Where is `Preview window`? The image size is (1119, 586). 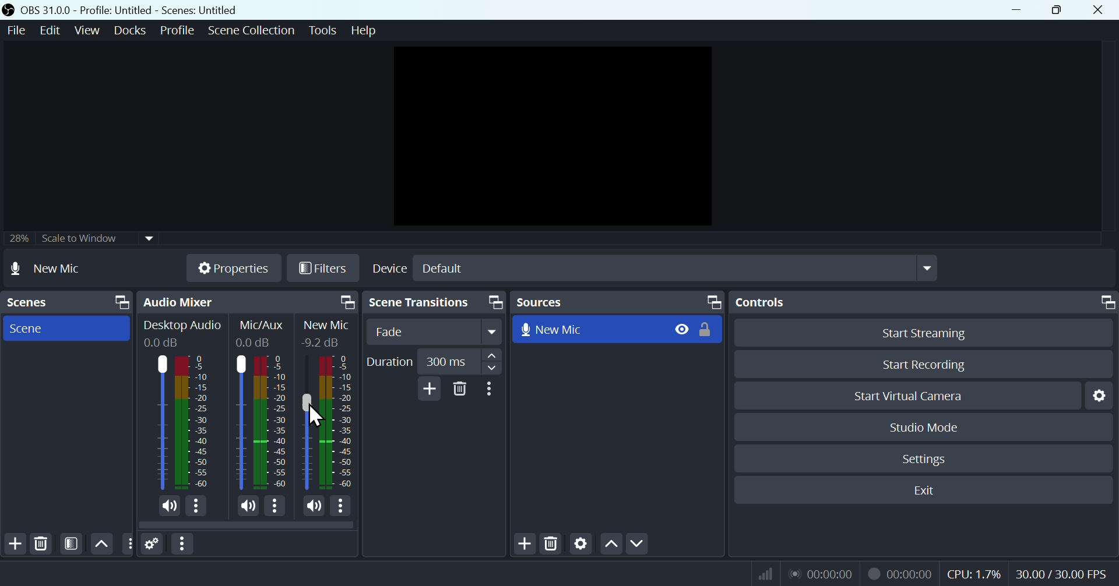
Preview window is located at coordinates (556, 136).